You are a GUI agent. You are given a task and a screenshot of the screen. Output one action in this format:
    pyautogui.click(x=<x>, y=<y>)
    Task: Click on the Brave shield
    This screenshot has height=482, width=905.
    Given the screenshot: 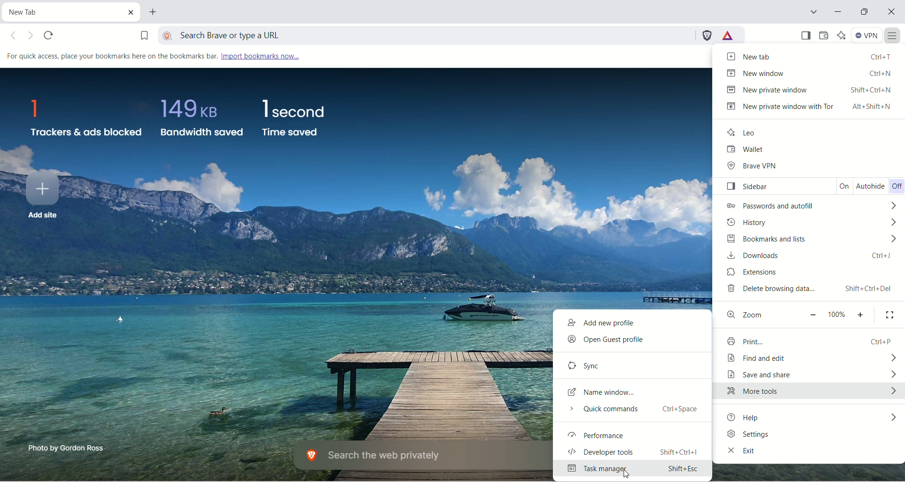 What is the action you would take?
    pyautogui.click(x=706, y=35)
    